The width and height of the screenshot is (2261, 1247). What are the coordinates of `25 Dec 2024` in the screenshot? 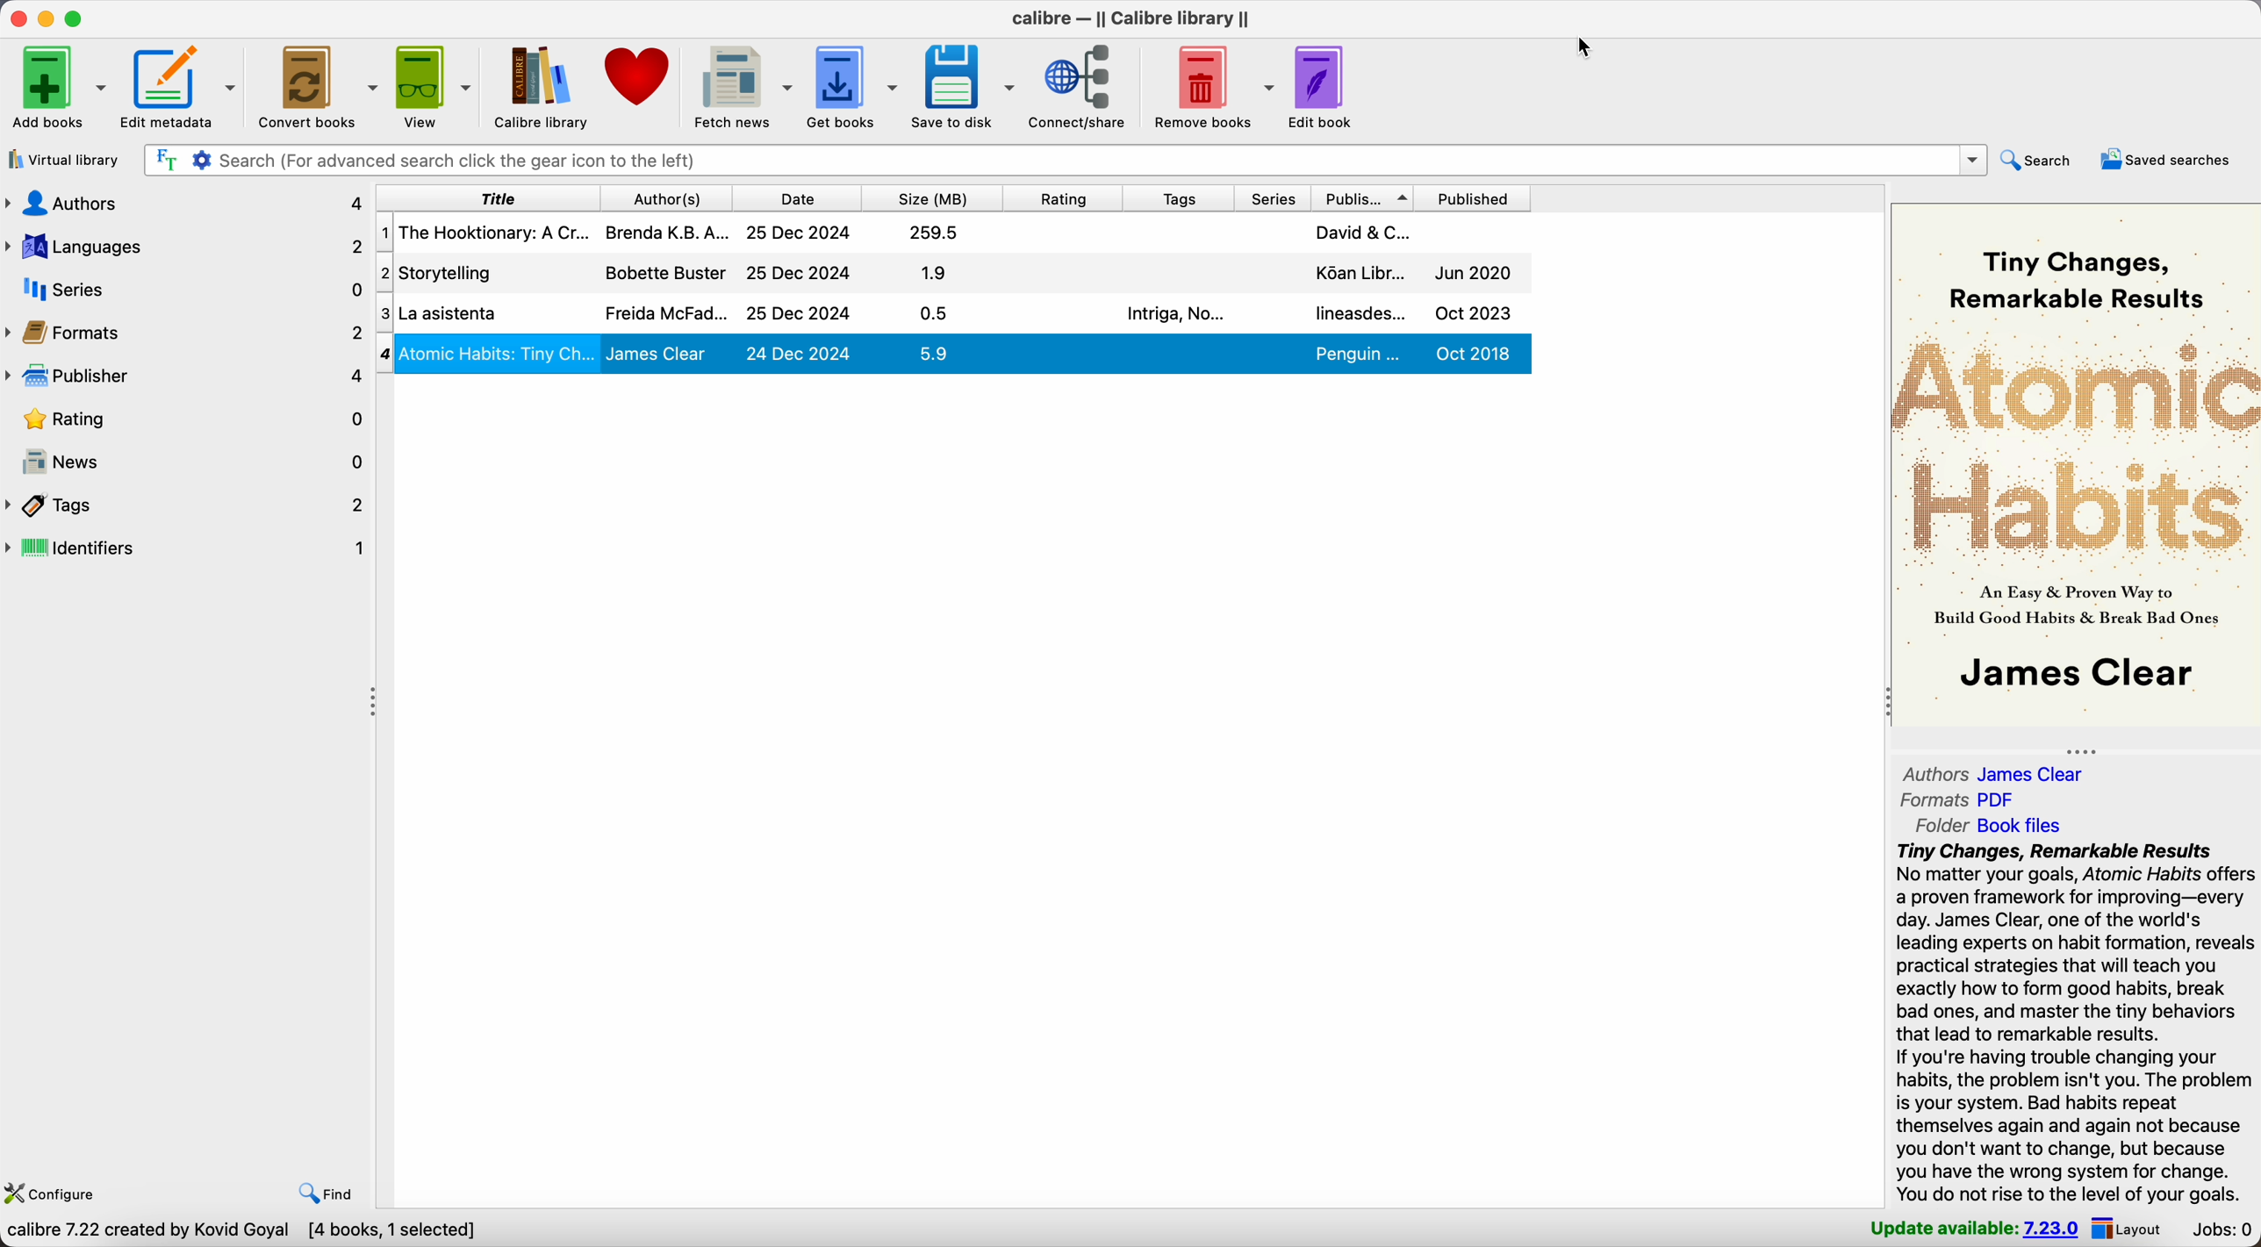 It's located at (800, 313).